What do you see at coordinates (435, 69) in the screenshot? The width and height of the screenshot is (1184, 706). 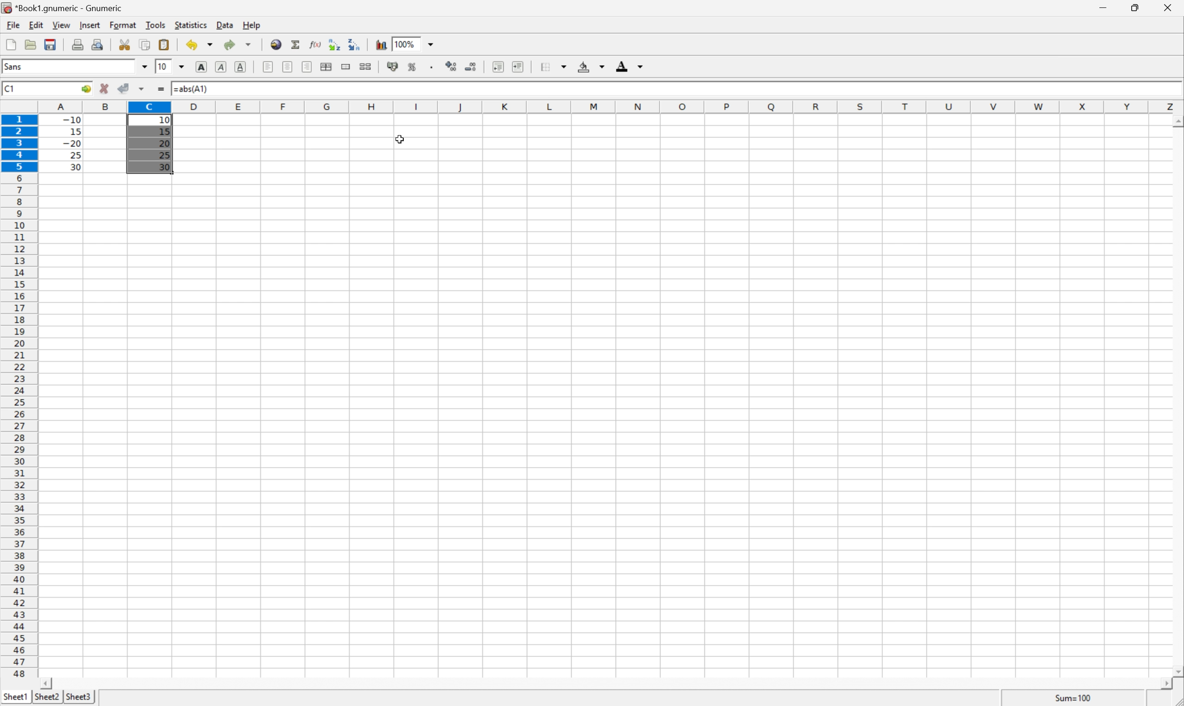 I see `Set the format of the selected cells to include a thousands separator` at bounding box center [435, 69].